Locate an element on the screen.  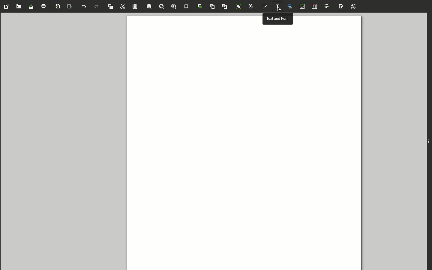
Open is located at coordinates (19, 8).